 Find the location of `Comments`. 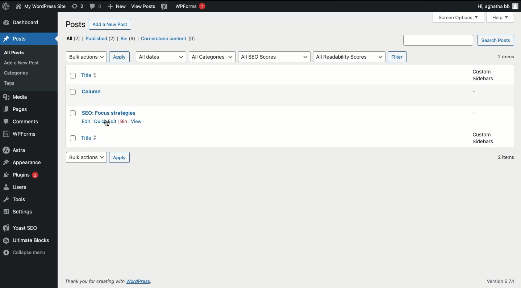

Comments is located at coordinates (21, 122).